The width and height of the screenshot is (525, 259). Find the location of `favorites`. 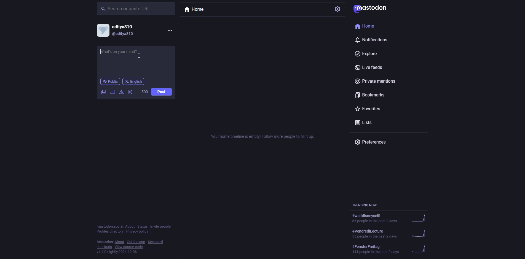

favorites is located at coordinates (369, 109).